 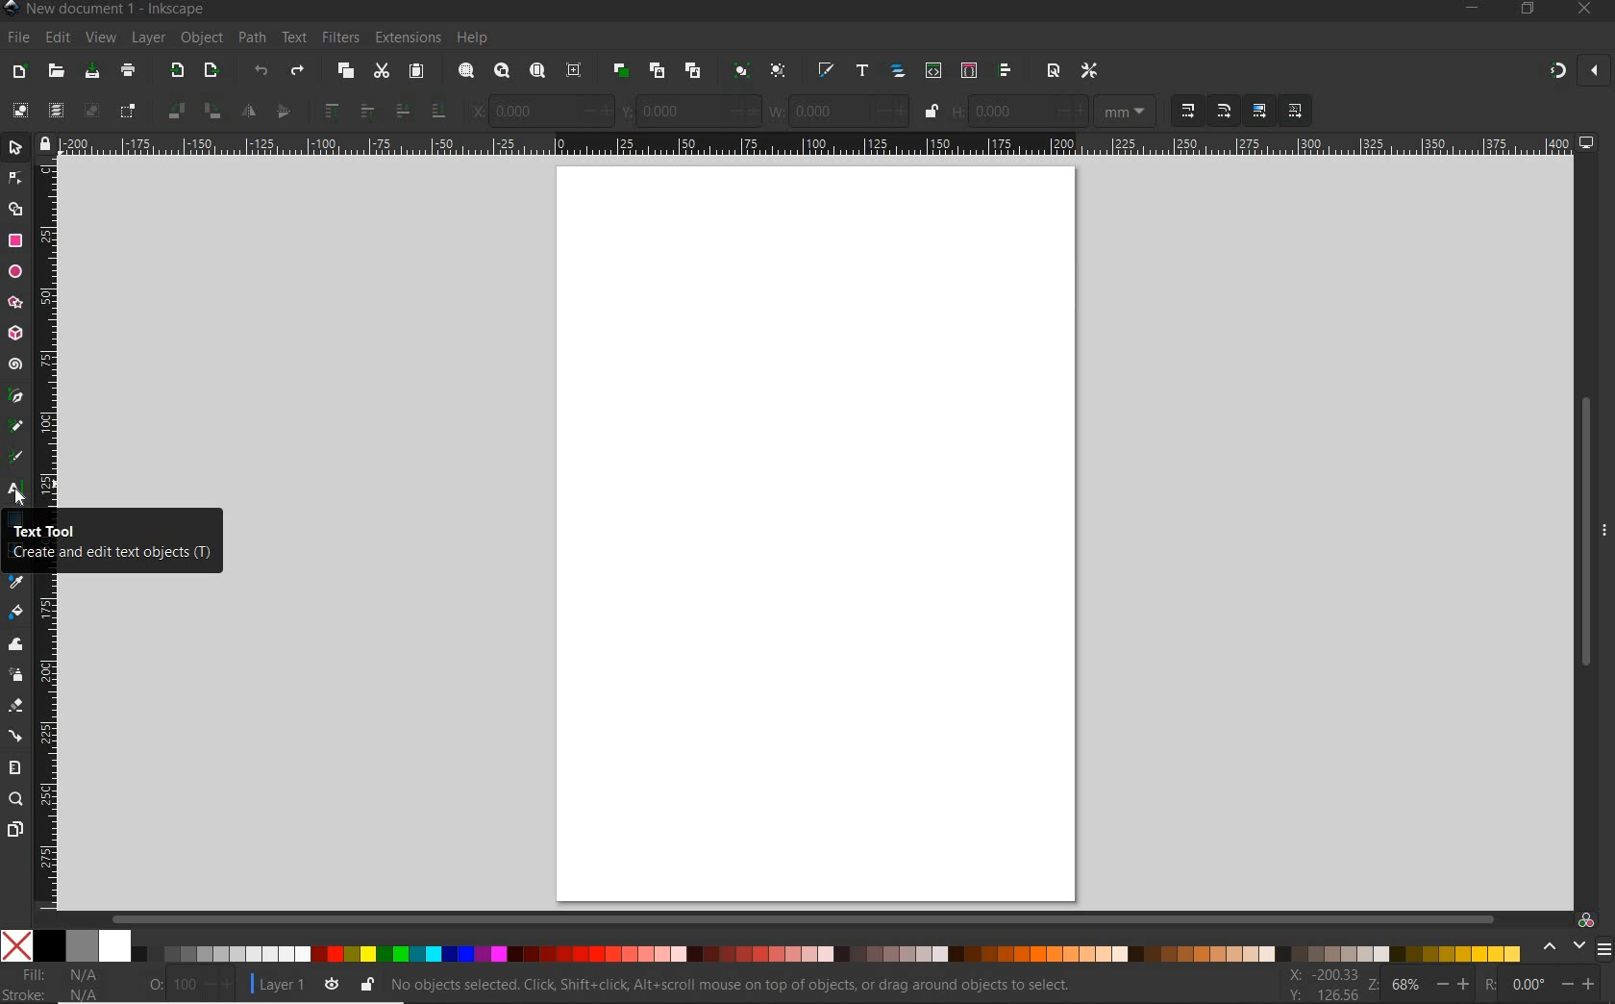 What do you see at coordinates (1371, 985) in the screenshot?
I see `zoom` at bounding box center [1371, 985].